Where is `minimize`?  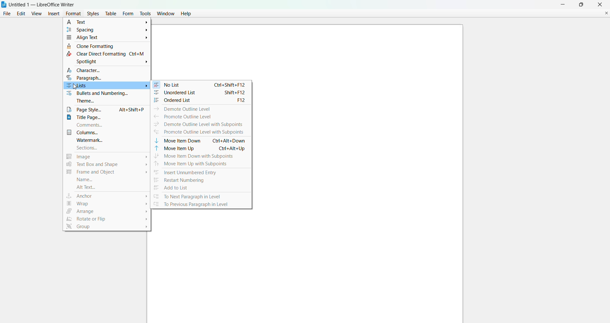
minimize is located at coordinates (561, 4).